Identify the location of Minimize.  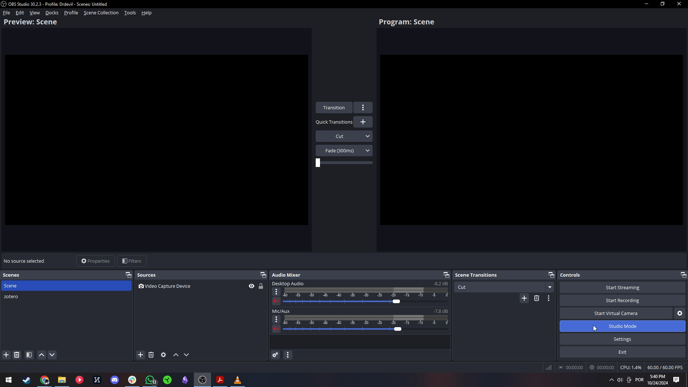
(646, 4).